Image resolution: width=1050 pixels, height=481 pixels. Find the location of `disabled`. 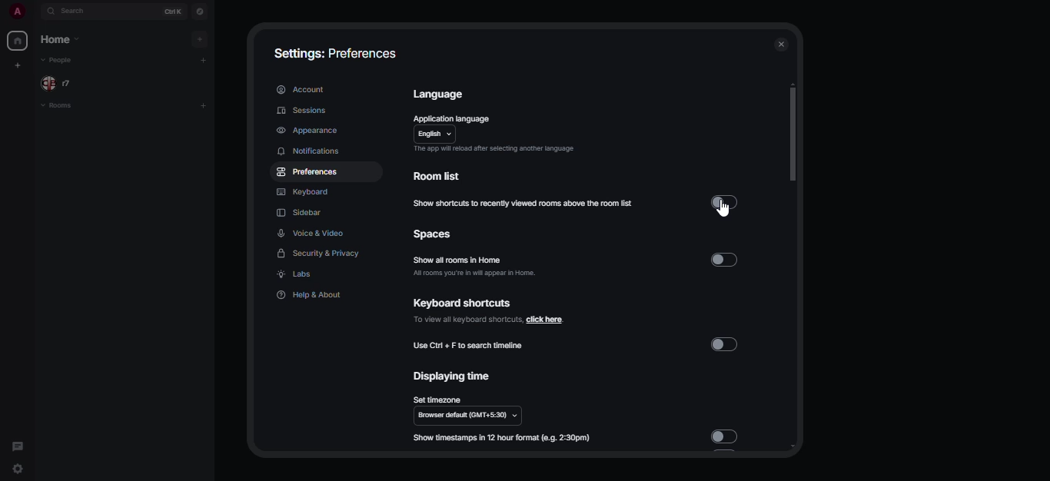

disabled is located at coordinates (728, 260).